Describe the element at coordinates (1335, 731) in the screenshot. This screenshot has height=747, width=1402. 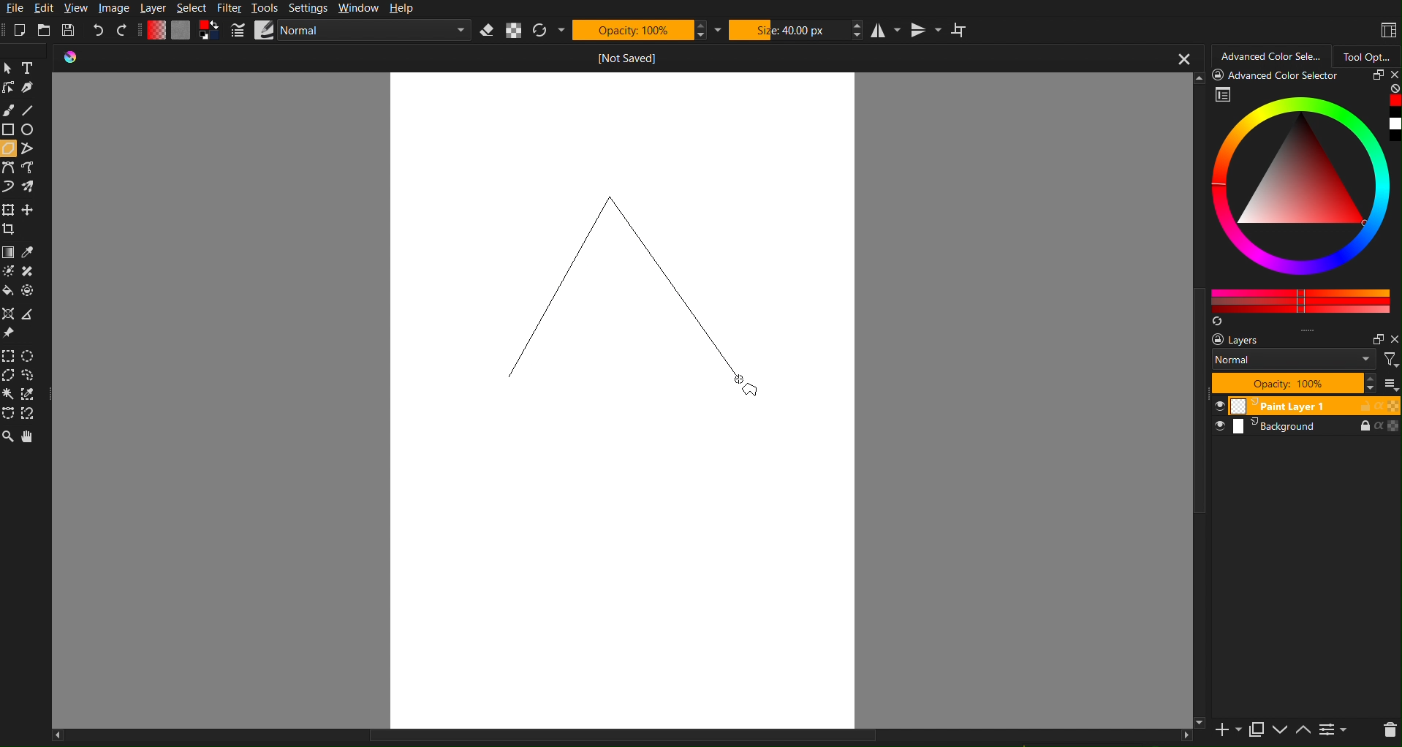
I see `view or change layer properties` at that location.